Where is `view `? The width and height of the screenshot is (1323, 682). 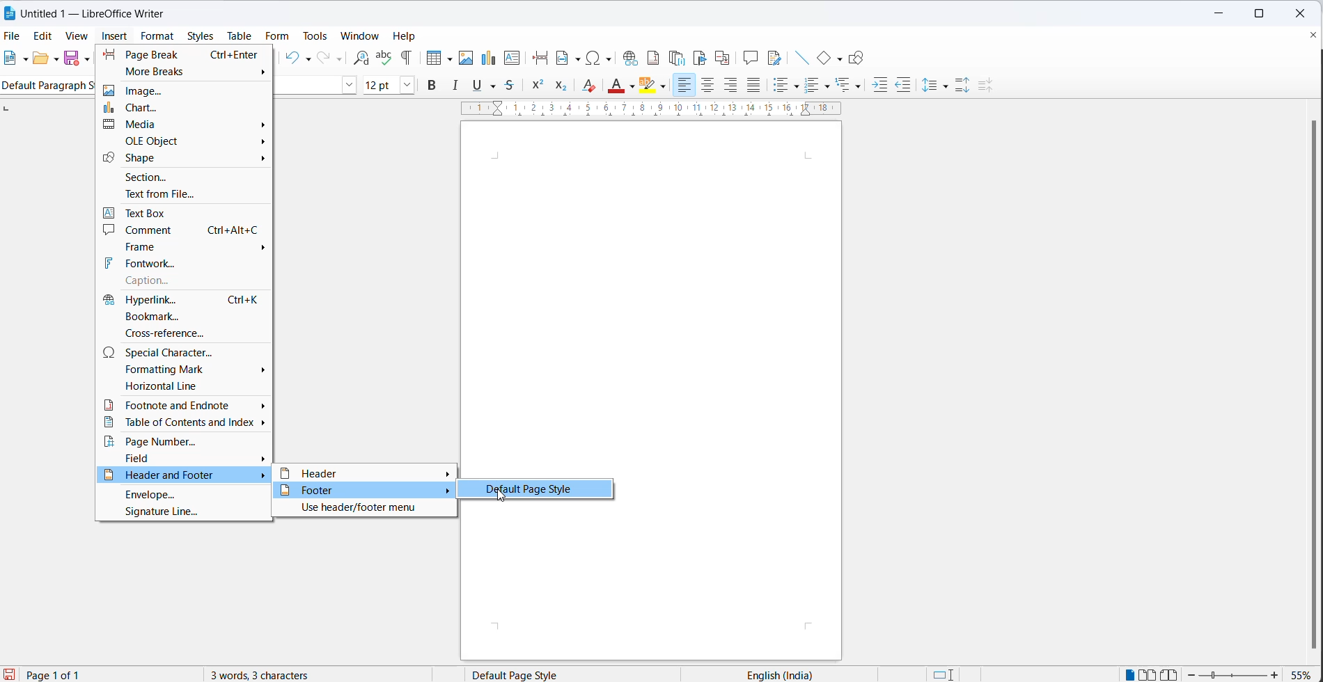 view  is located at coordinates (78, 36).